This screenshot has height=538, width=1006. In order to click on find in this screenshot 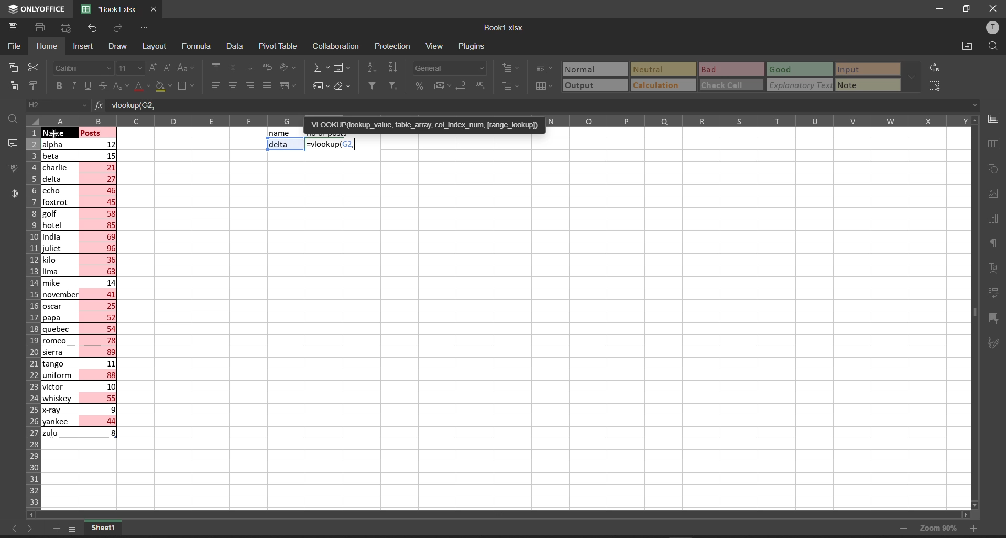, I will do `click(12, 117)`.